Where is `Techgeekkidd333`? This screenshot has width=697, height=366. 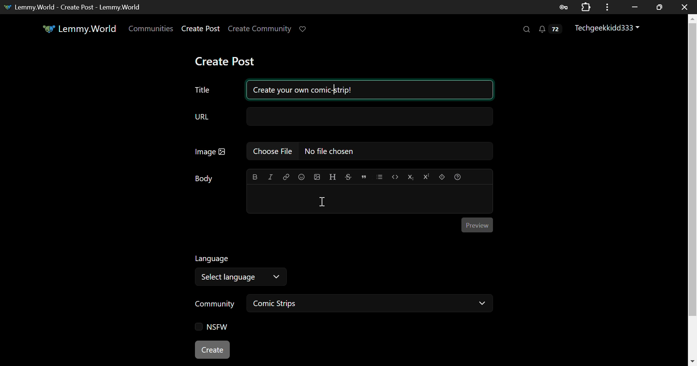 Techgeekkidd333 is located at coordinates (608, 29).